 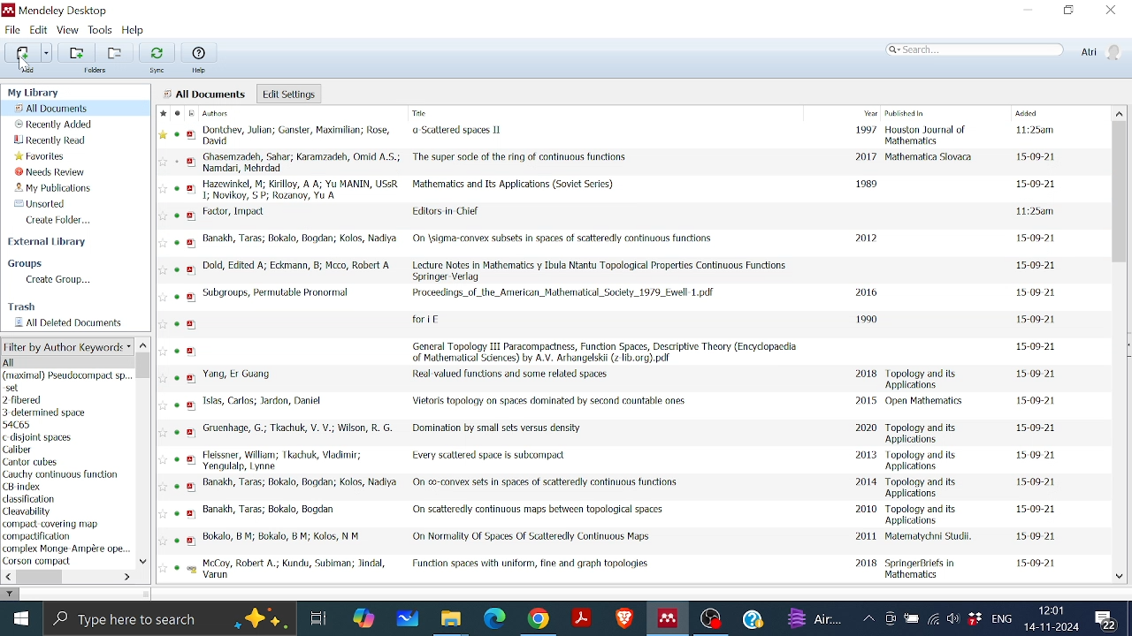 What do you see at coordinates (179, 568) in the screenshot?
I see `read status` at bounding box center [179, 568].